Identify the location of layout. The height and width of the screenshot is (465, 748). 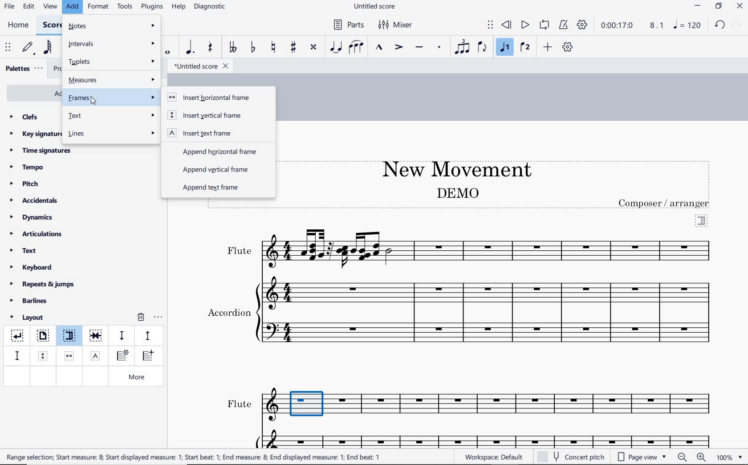
(28, 318).